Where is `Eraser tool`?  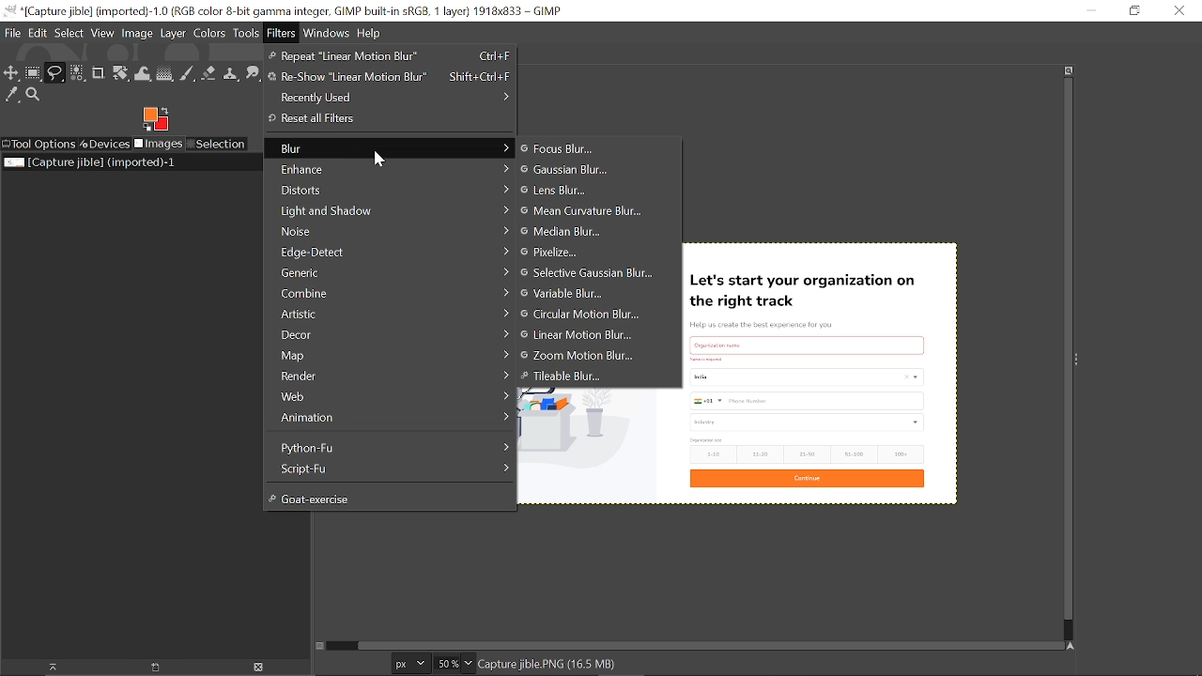
Eraser tool is located at coordinates (208, 73).